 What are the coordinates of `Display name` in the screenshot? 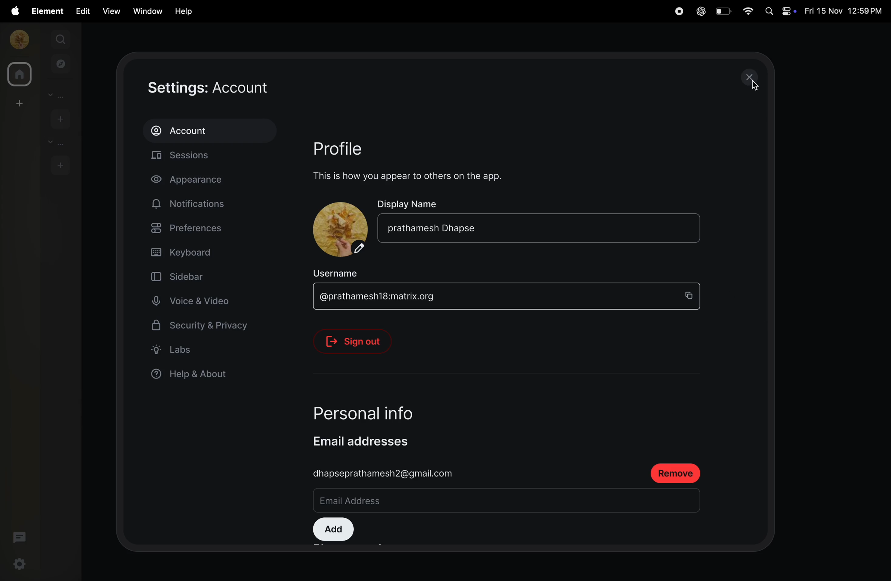 It's located at (409, 203).